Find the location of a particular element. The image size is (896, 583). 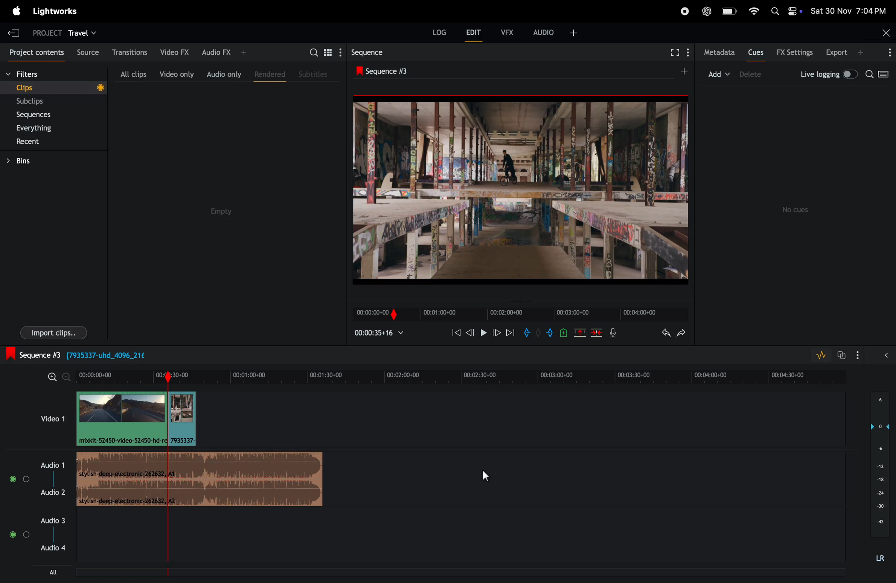

Audio is located at coordinates (20, 479).